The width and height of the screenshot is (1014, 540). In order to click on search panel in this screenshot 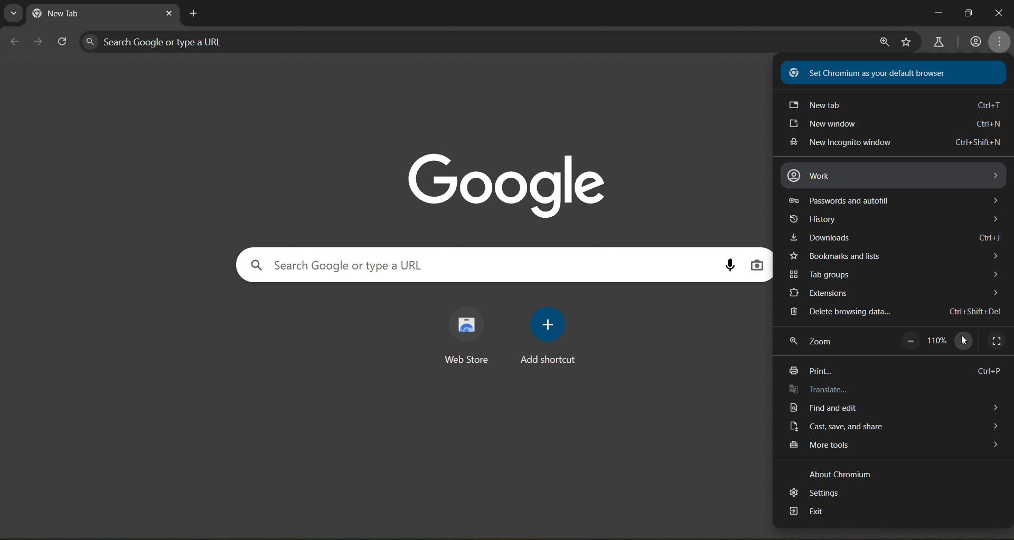, I will do `click(342, 267)`.